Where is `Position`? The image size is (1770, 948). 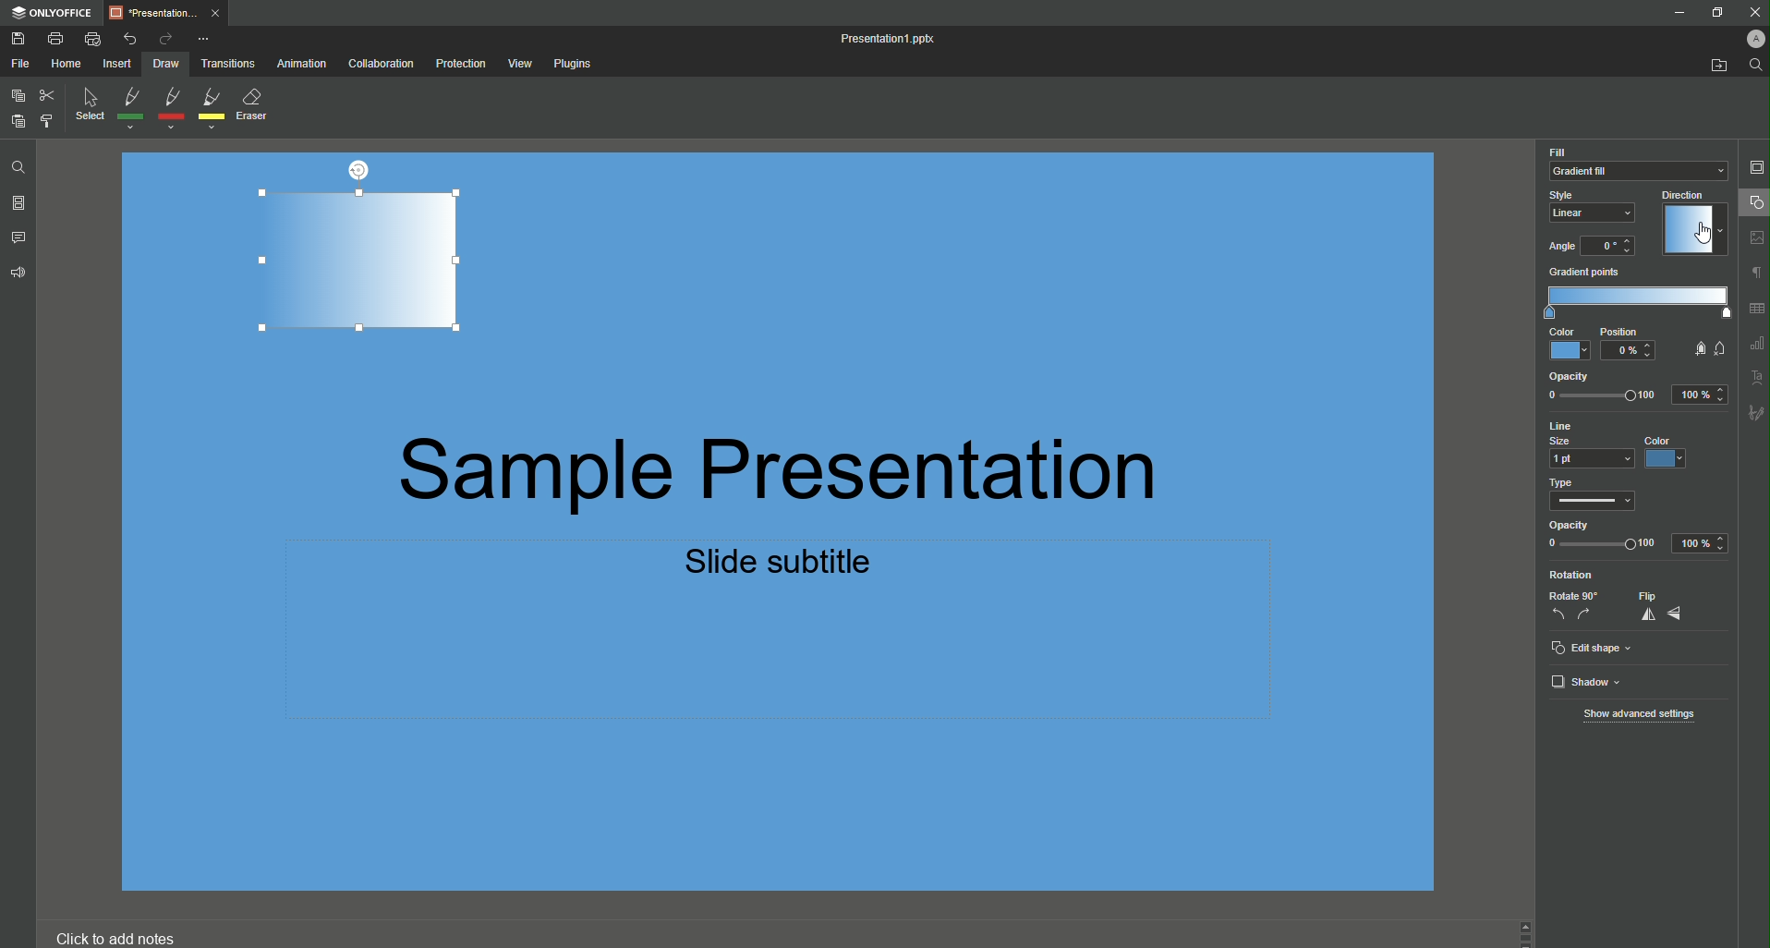
Position is located at coordinates (1627, 346).